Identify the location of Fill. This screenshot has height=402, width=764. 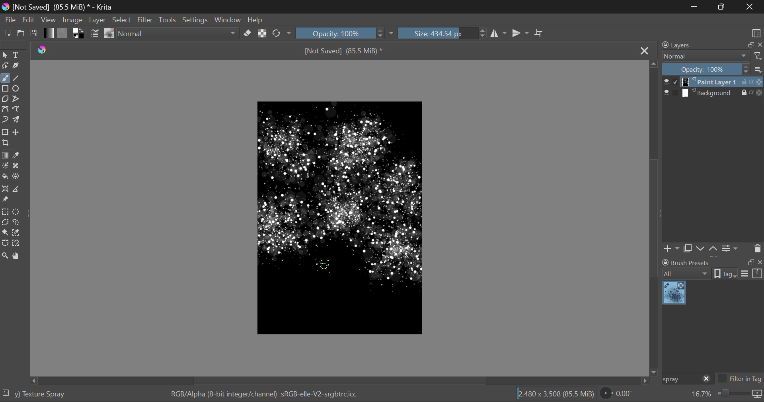
(5, 177).